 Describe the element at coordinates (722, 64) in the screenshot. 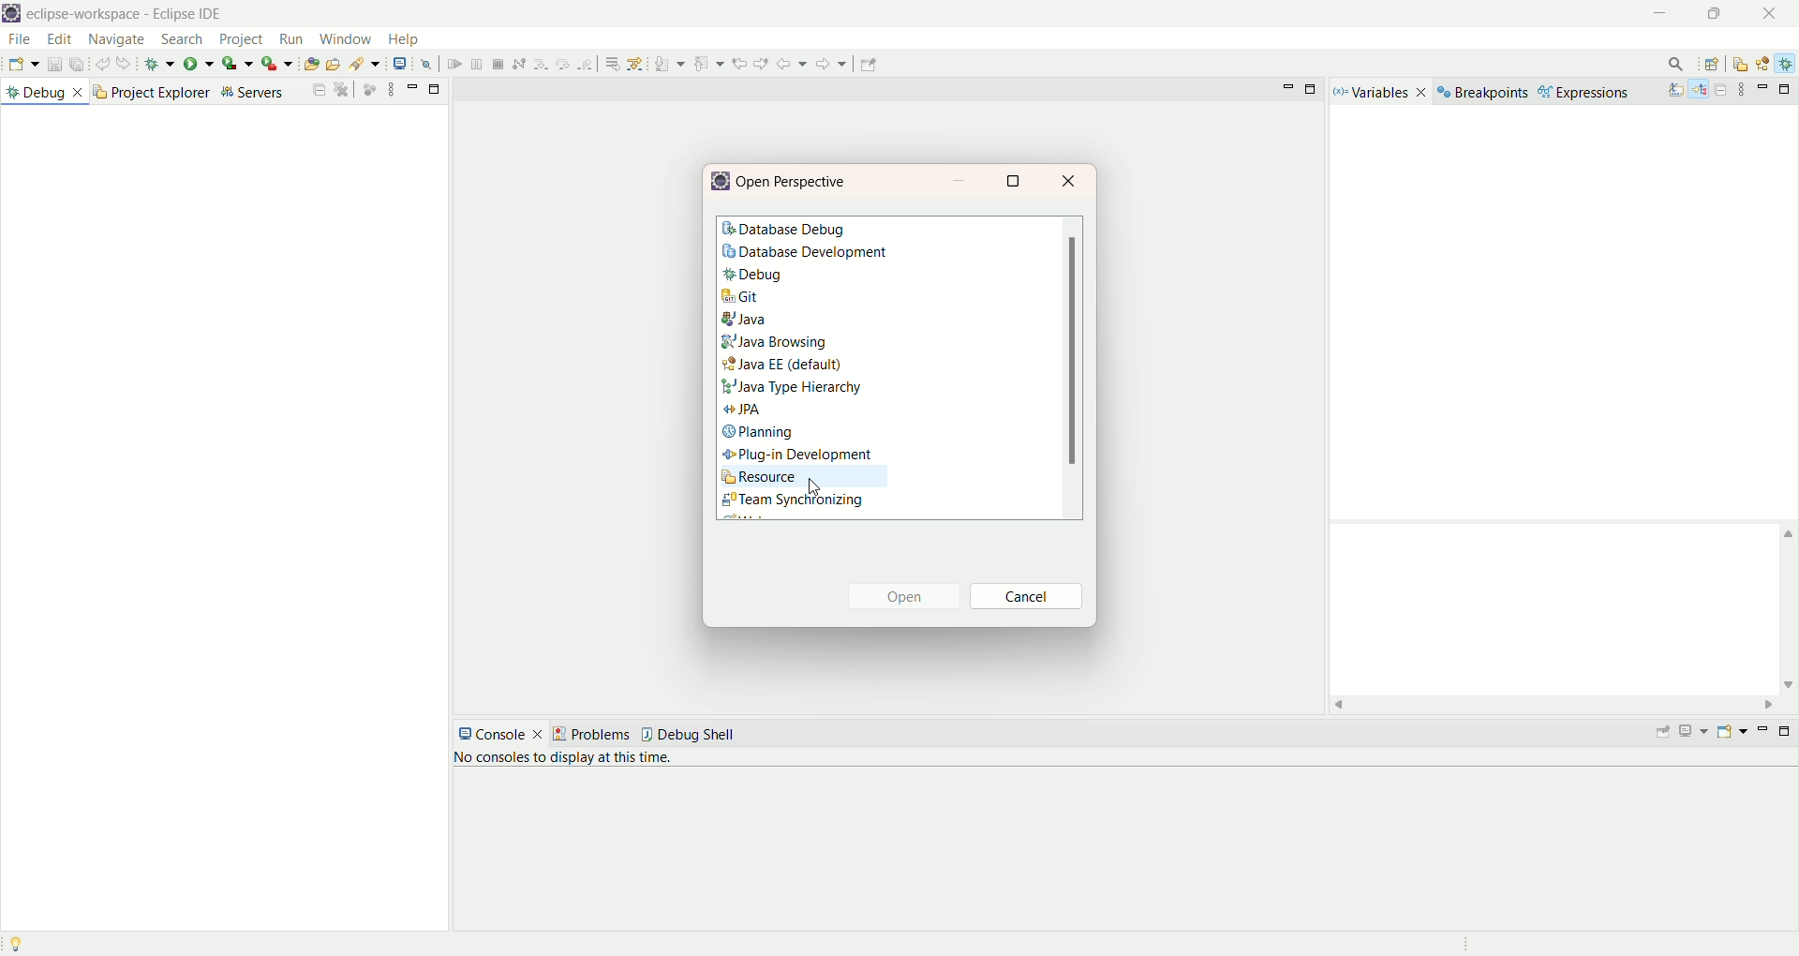

I see `step return` at that location.